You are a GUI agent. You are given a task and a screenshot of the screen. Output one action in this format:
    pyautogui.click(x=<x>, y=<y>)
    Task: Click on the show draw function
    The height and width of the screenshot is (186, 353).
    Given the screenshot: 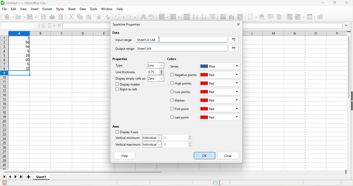 What is the action you would take?
    pyautogui.click(x=324, y=17)
    